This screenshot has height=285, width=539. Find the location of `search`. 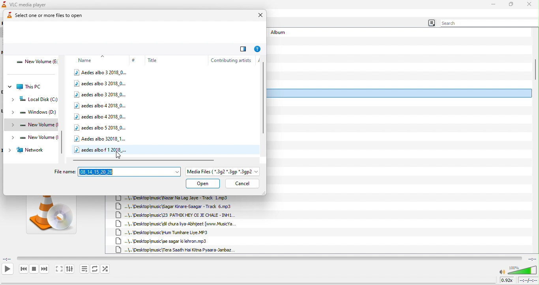

search is located at coordinates (488, 23).